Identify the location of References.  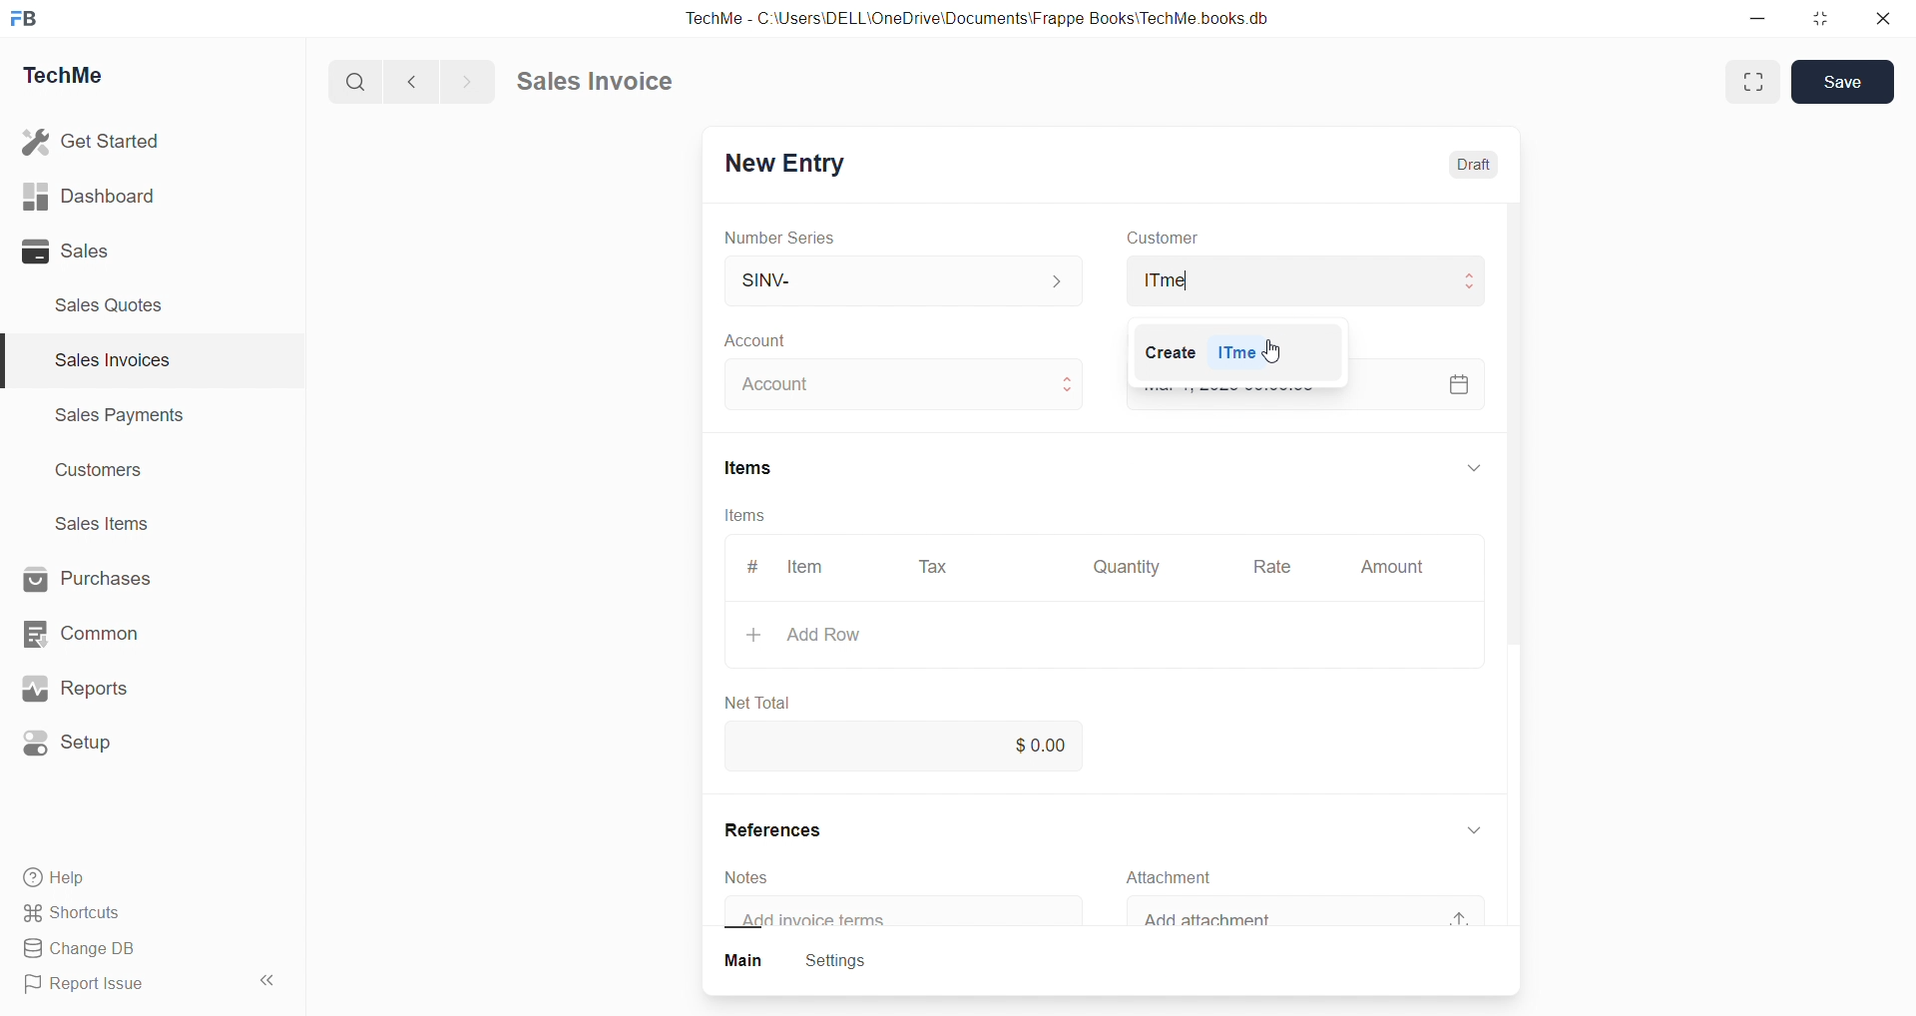
(794, 830).